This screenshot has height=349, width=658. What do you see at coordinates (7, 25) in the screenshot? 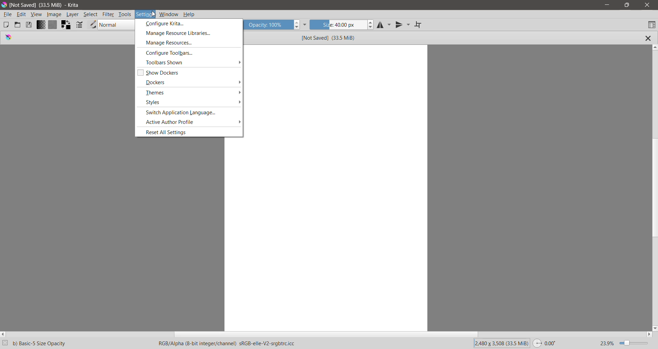
I see `Create New Document` at bounding box center [7, 25].